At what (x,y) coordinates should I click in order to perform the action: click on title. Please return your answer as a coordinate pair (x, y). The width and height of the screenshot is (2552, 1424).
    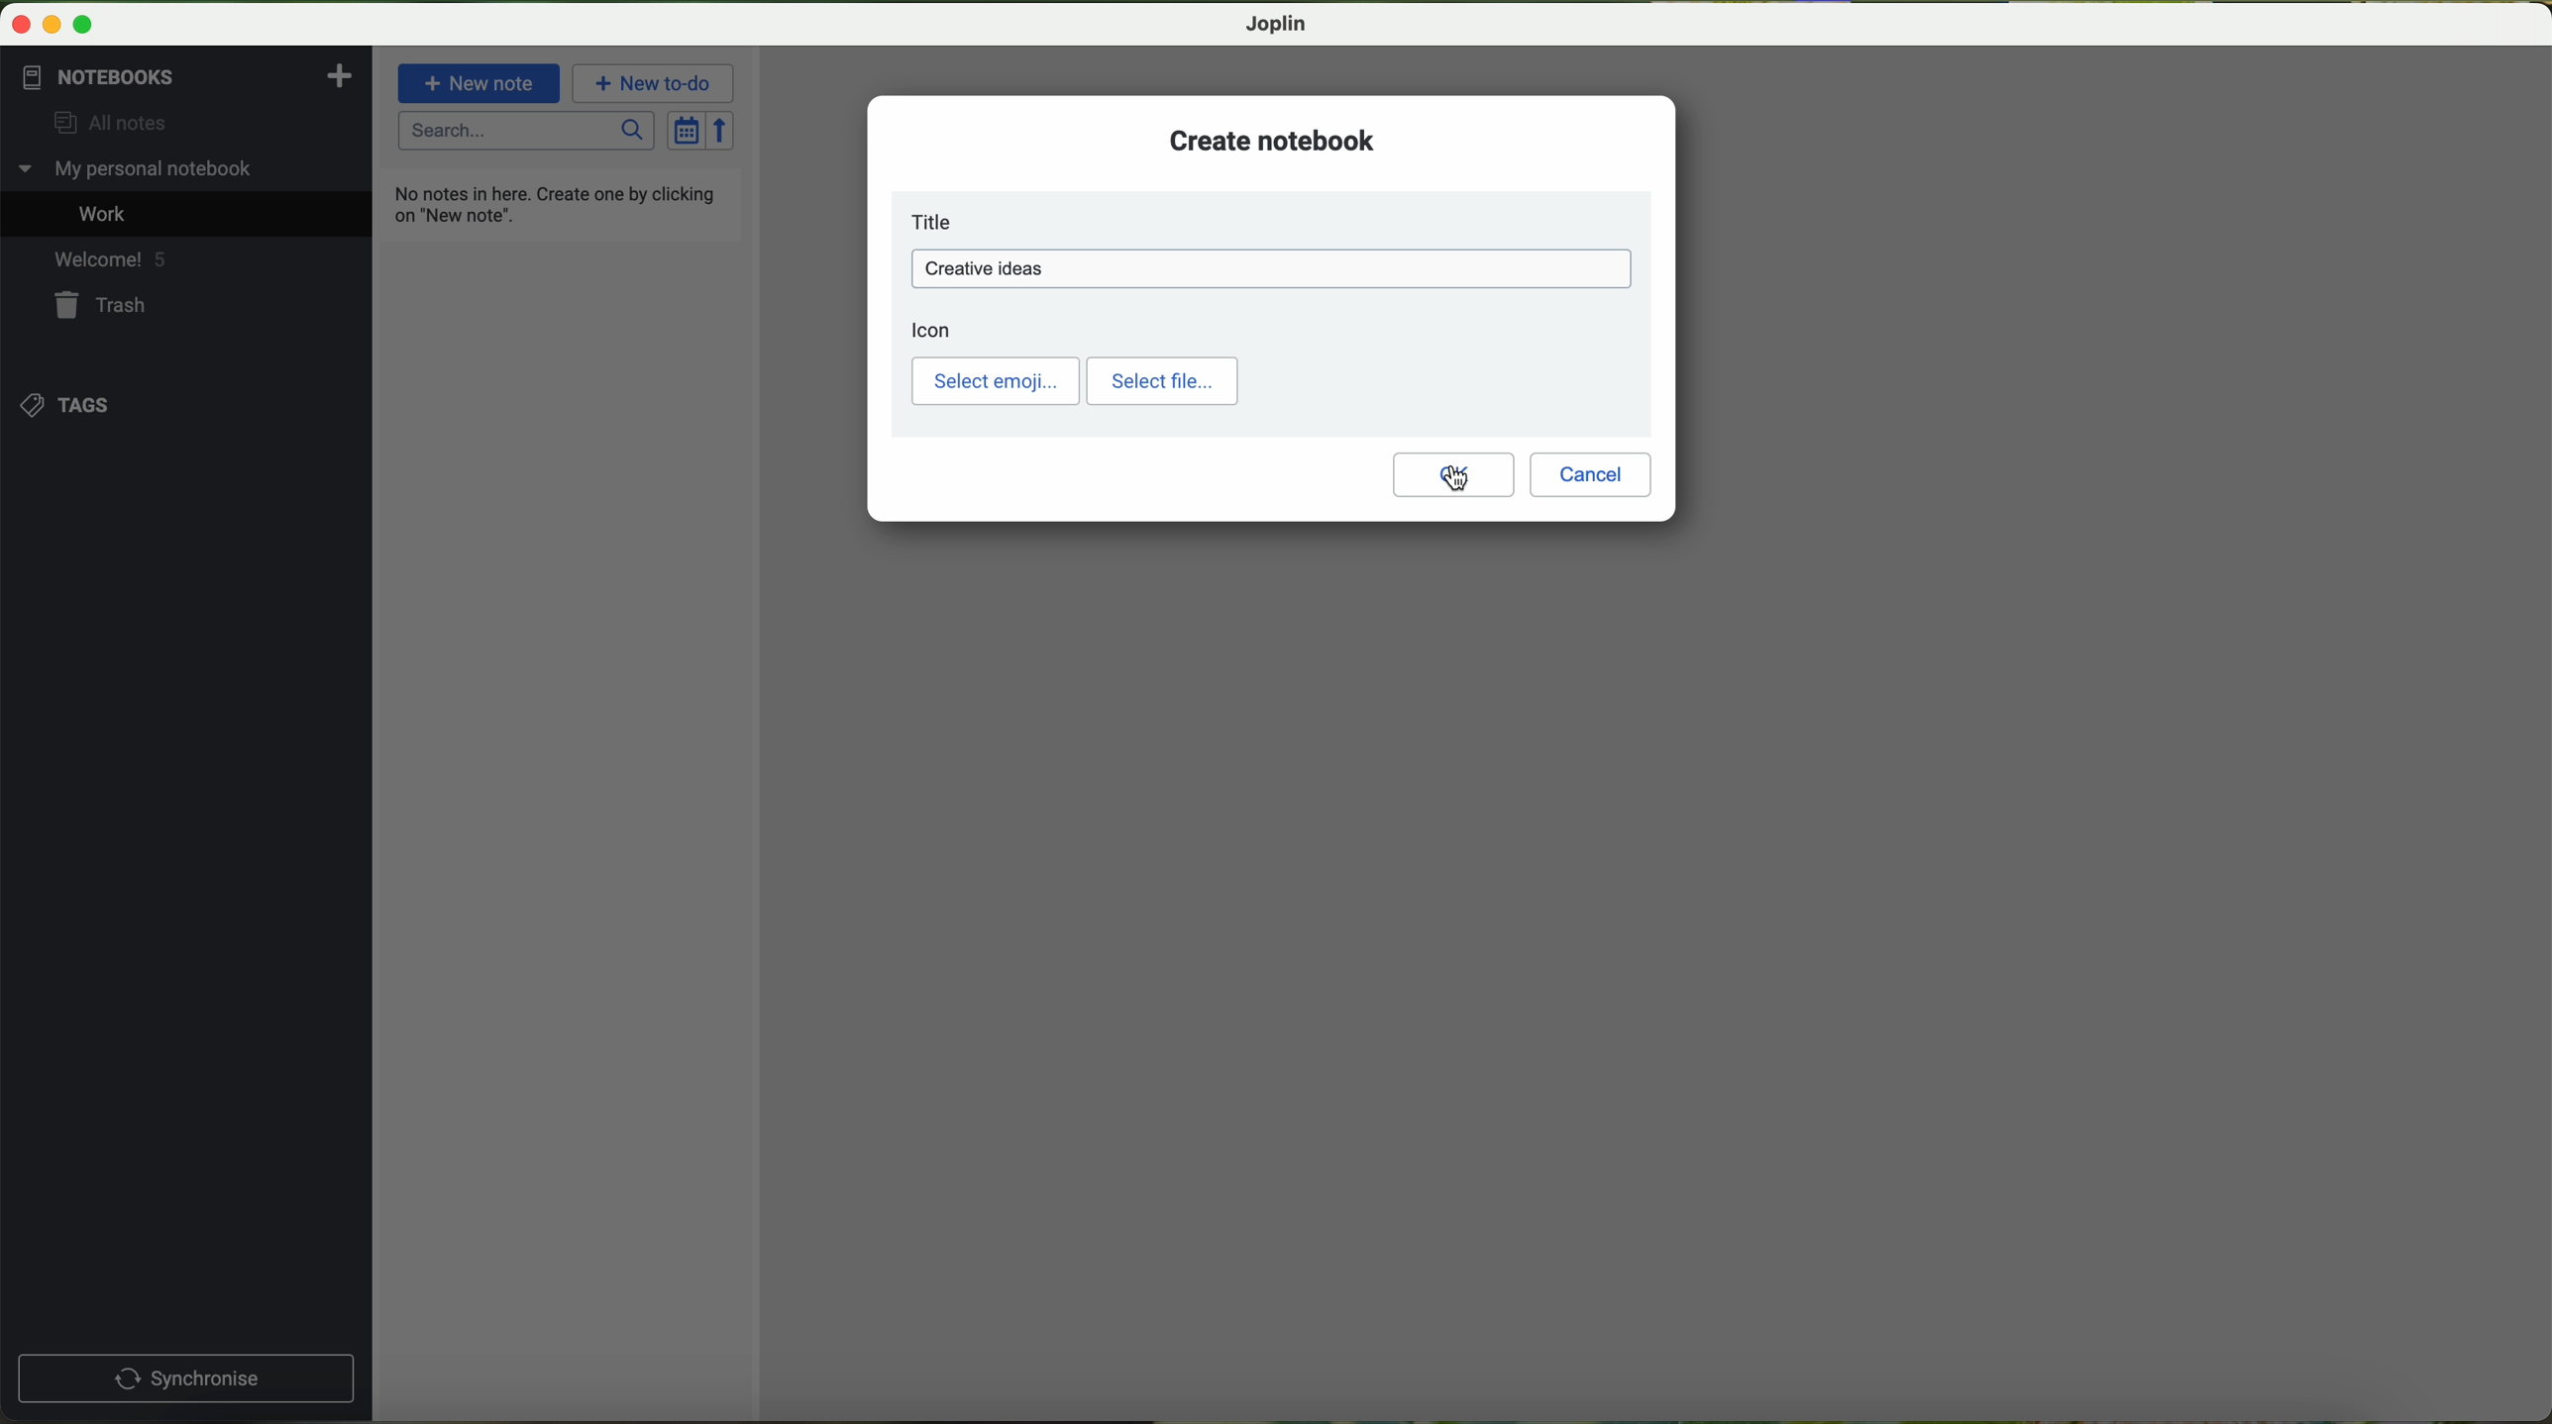
    Looking at the image, I should click on (937, 222).